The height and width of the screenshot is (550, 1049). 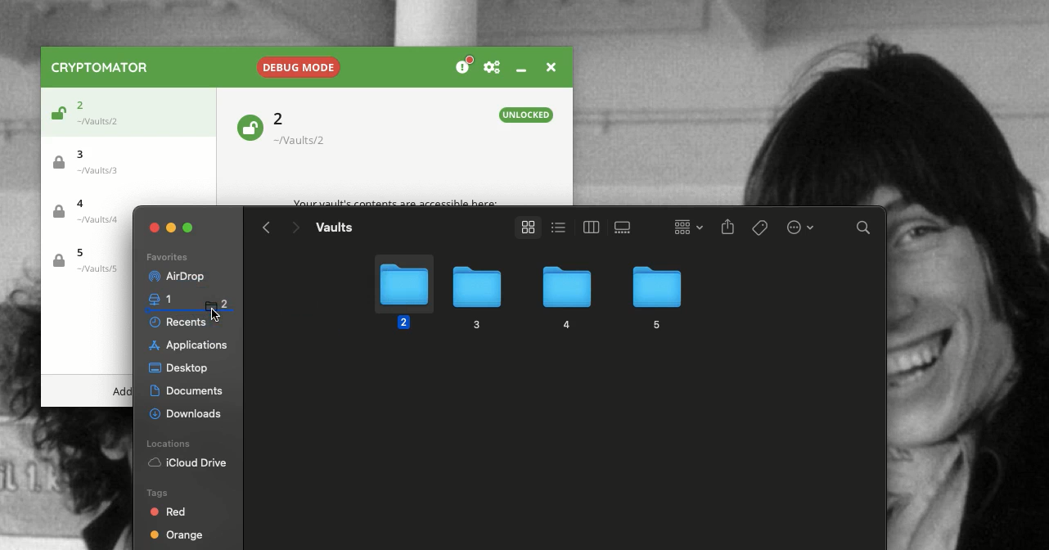 I want to click on Applications, so click(x=186, y=345).